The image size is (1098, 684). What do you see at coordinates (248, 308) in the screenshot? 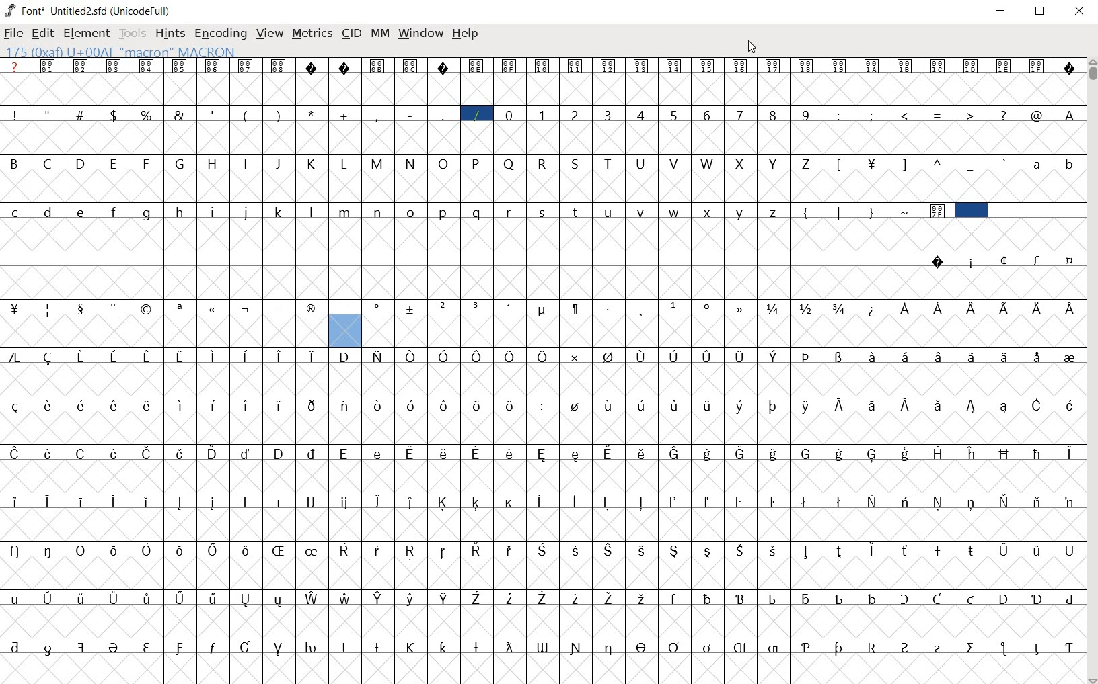
I see `Symbol` at bounding box center [248, 308].